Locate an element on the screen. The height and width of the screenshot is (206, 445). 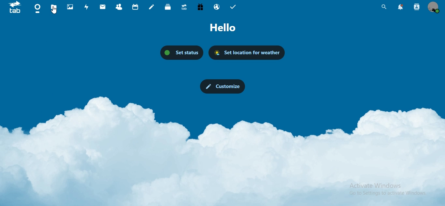
files is located at coordinates (54, 7).